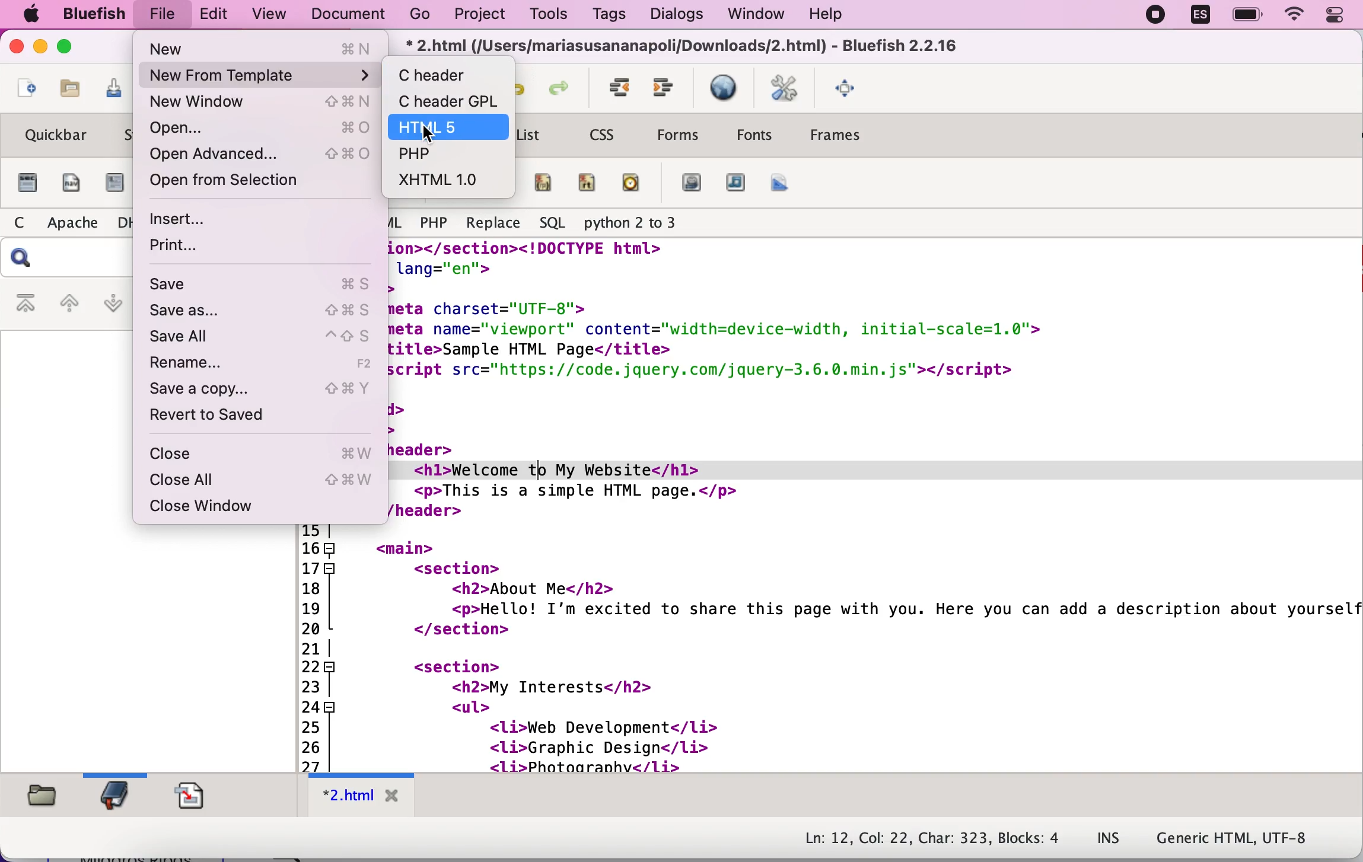  Describe the element at coordinates (633, 184) in the screenshot. I see `time` at that location.